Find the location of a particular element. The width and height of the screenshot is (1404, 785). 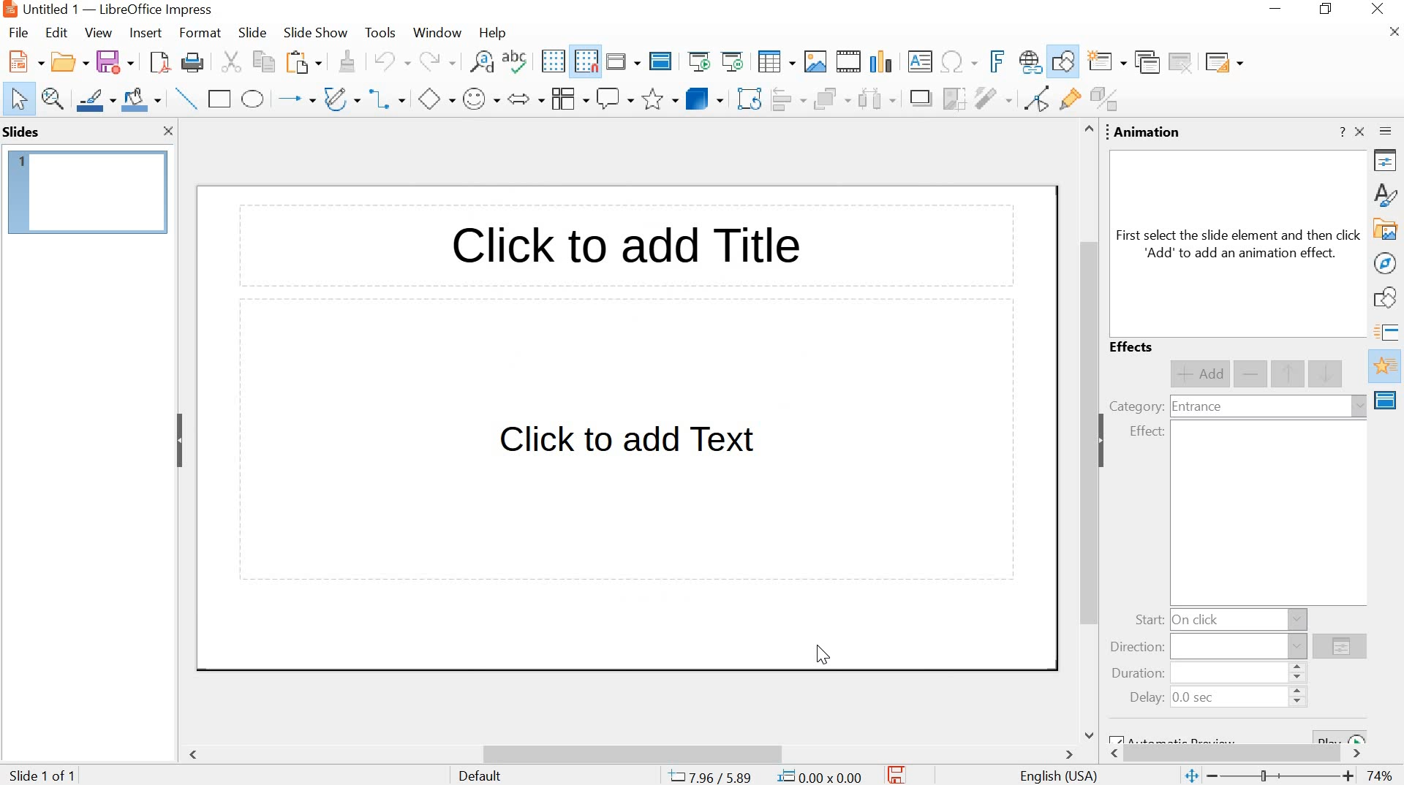

zoom and pan is located at coordinates (53, 99).